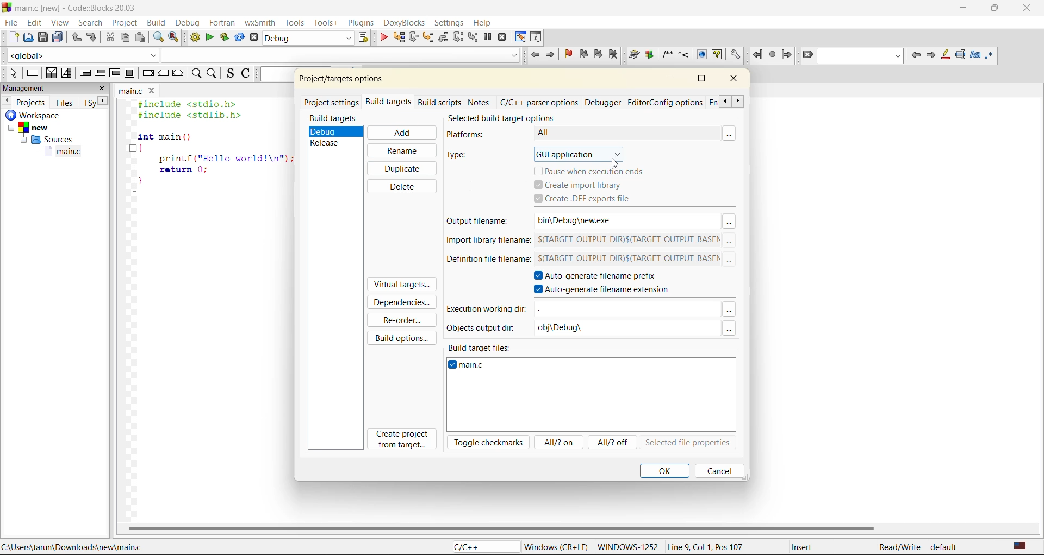  I want to click on minimize, so click(967, 9).